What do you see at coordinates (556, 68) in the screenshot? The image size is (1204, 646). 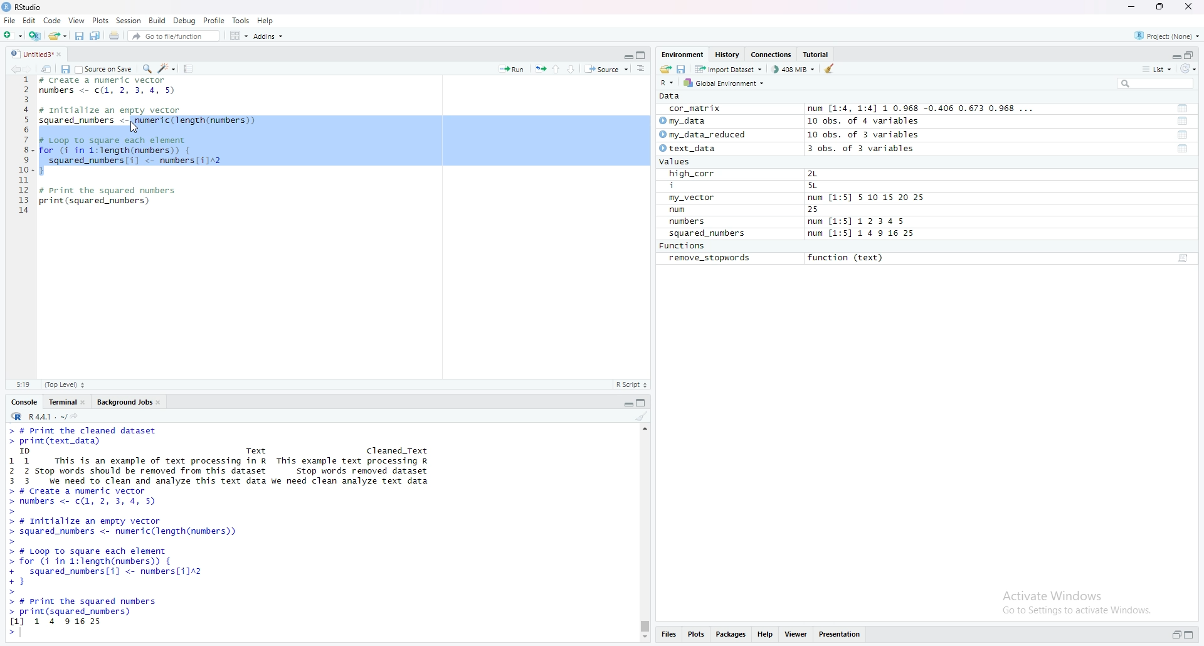 I see `up` at bounding box center [556, 68].